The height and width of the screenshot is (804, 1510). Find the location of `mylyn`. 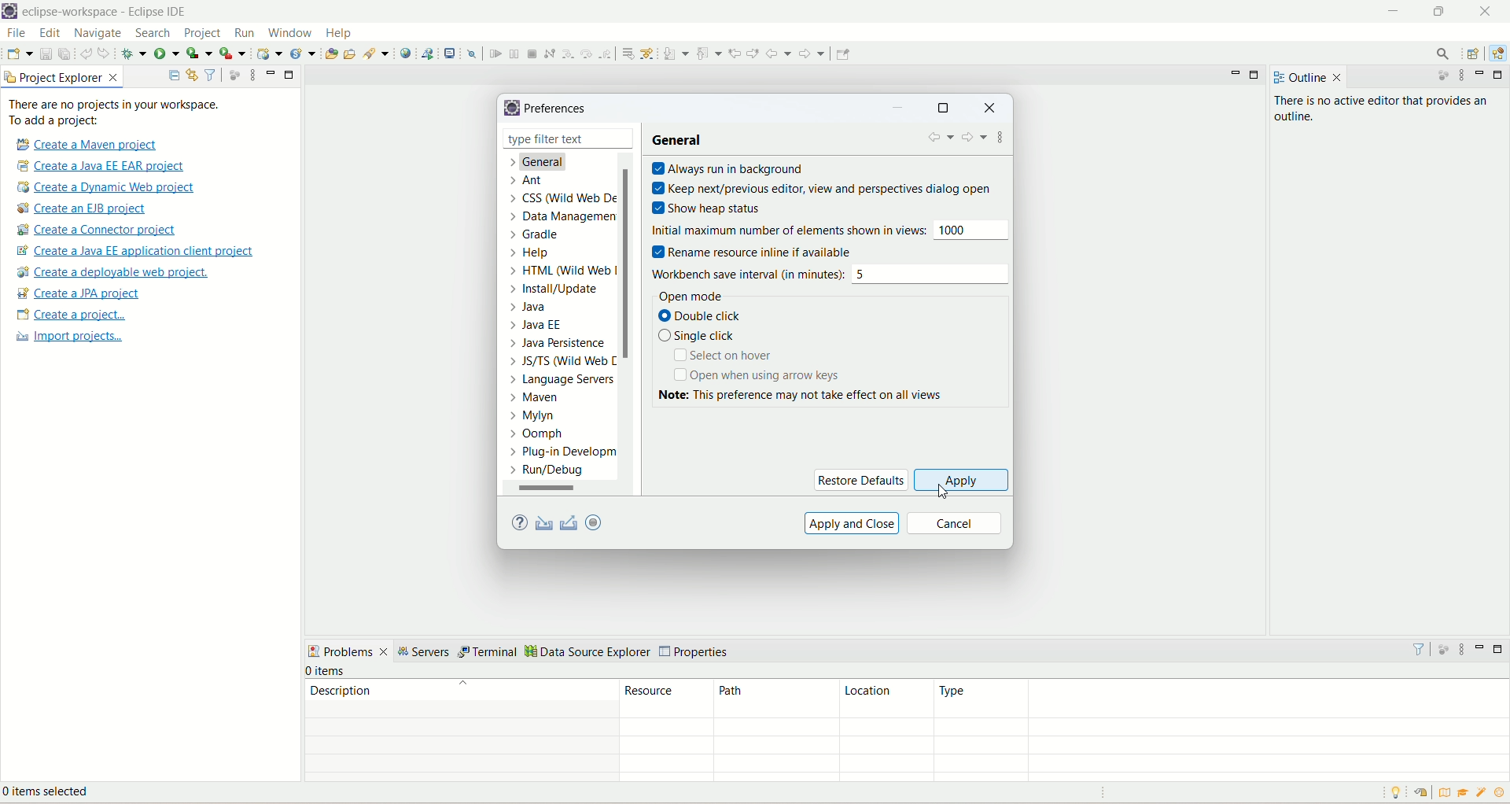

mylyn is located at coordinates (532, 417).